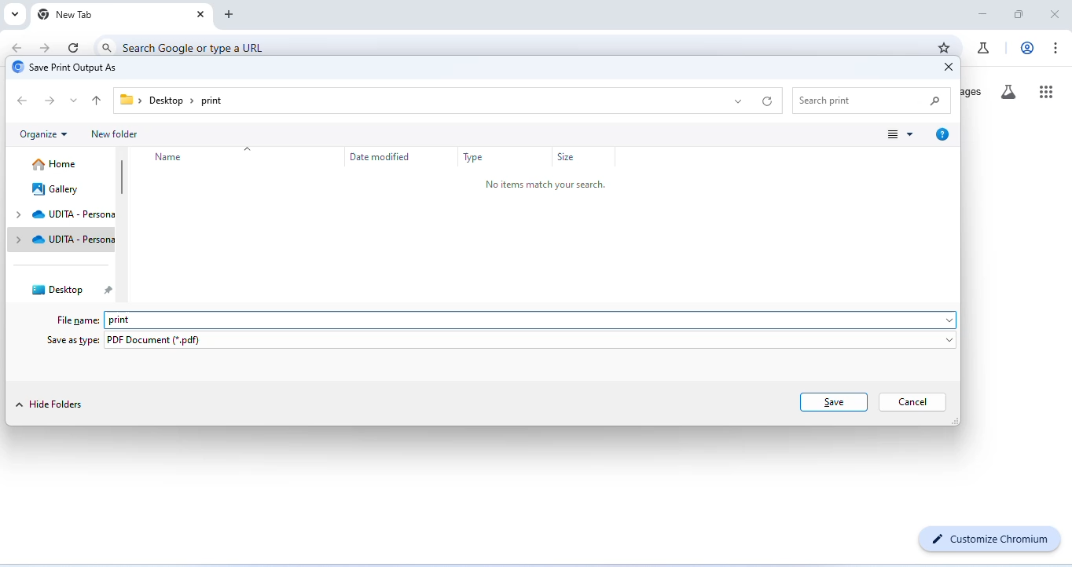 This screenshot has height=567, width=1072. Describe the element at coordinates (125, 320) in the screenshot. I see `print` at that location.